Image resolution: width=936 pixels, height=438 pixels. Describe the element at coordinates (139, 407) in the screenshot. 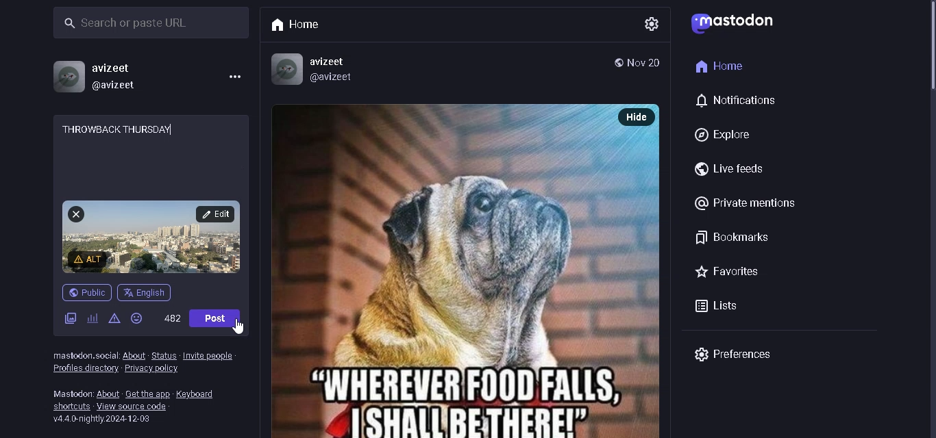

I see `view source code` at that location.